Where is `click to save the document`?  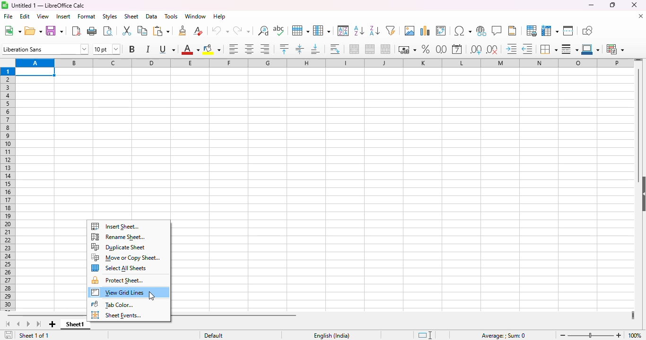
click to save the document is located at coordinates (9, 335).